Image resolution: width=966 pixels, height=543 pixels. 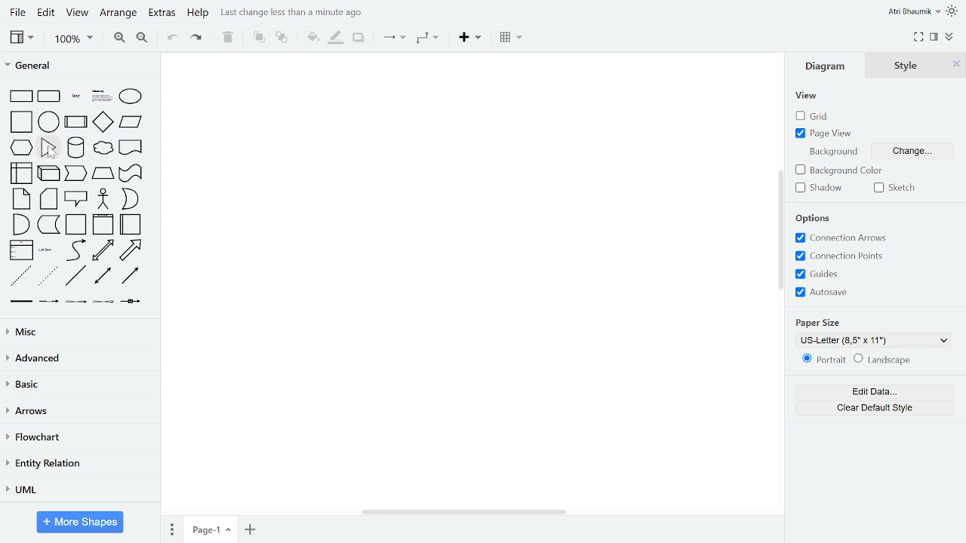 What do you see at coordinates (19, 97) in the screenshot?
I see `rectangle` at bounding box center [19, 97].